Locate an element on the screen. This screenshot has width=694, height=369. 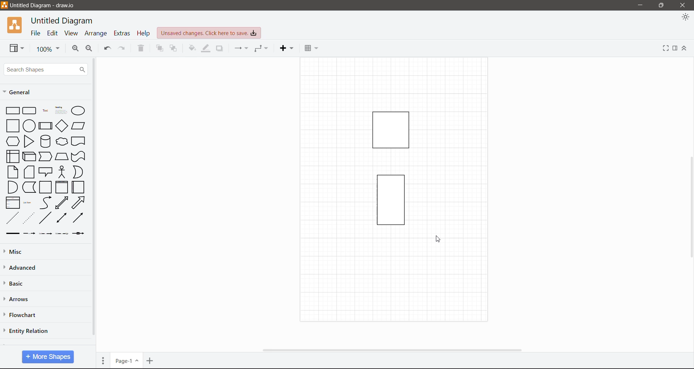
Extras is located at coordinates (122, 33).